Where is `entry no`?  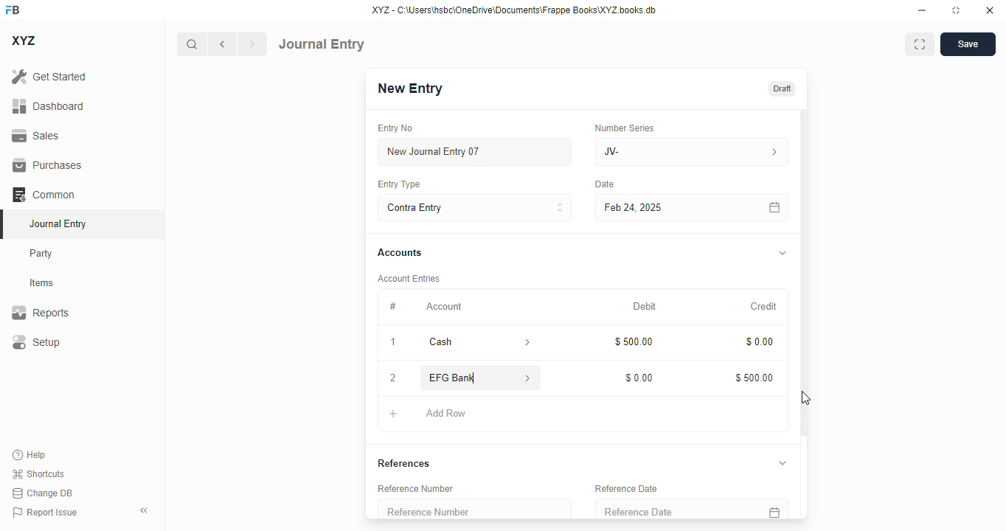 entry no is located at coordinates (396, 128).